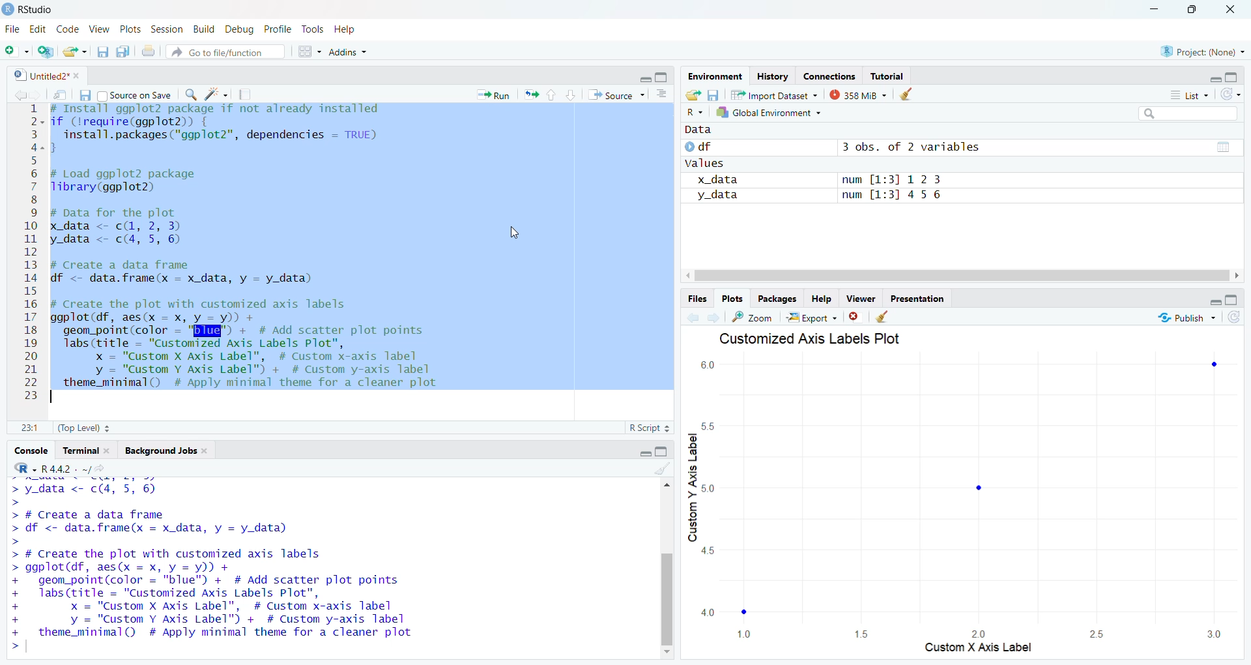 The width and height of the screenshot is (1251, 665). Describe the element at coordinates (1187, 113) in the screenshot. I see `search` at that location.